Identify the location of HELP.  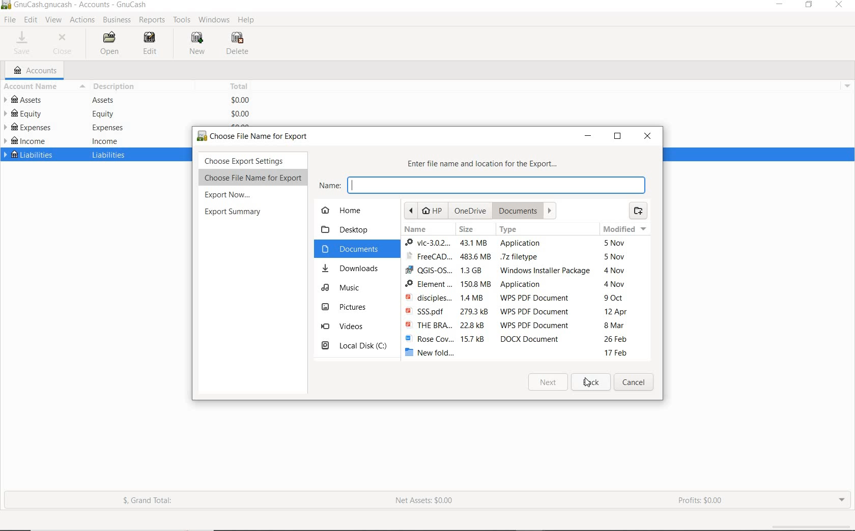
(246, 20).